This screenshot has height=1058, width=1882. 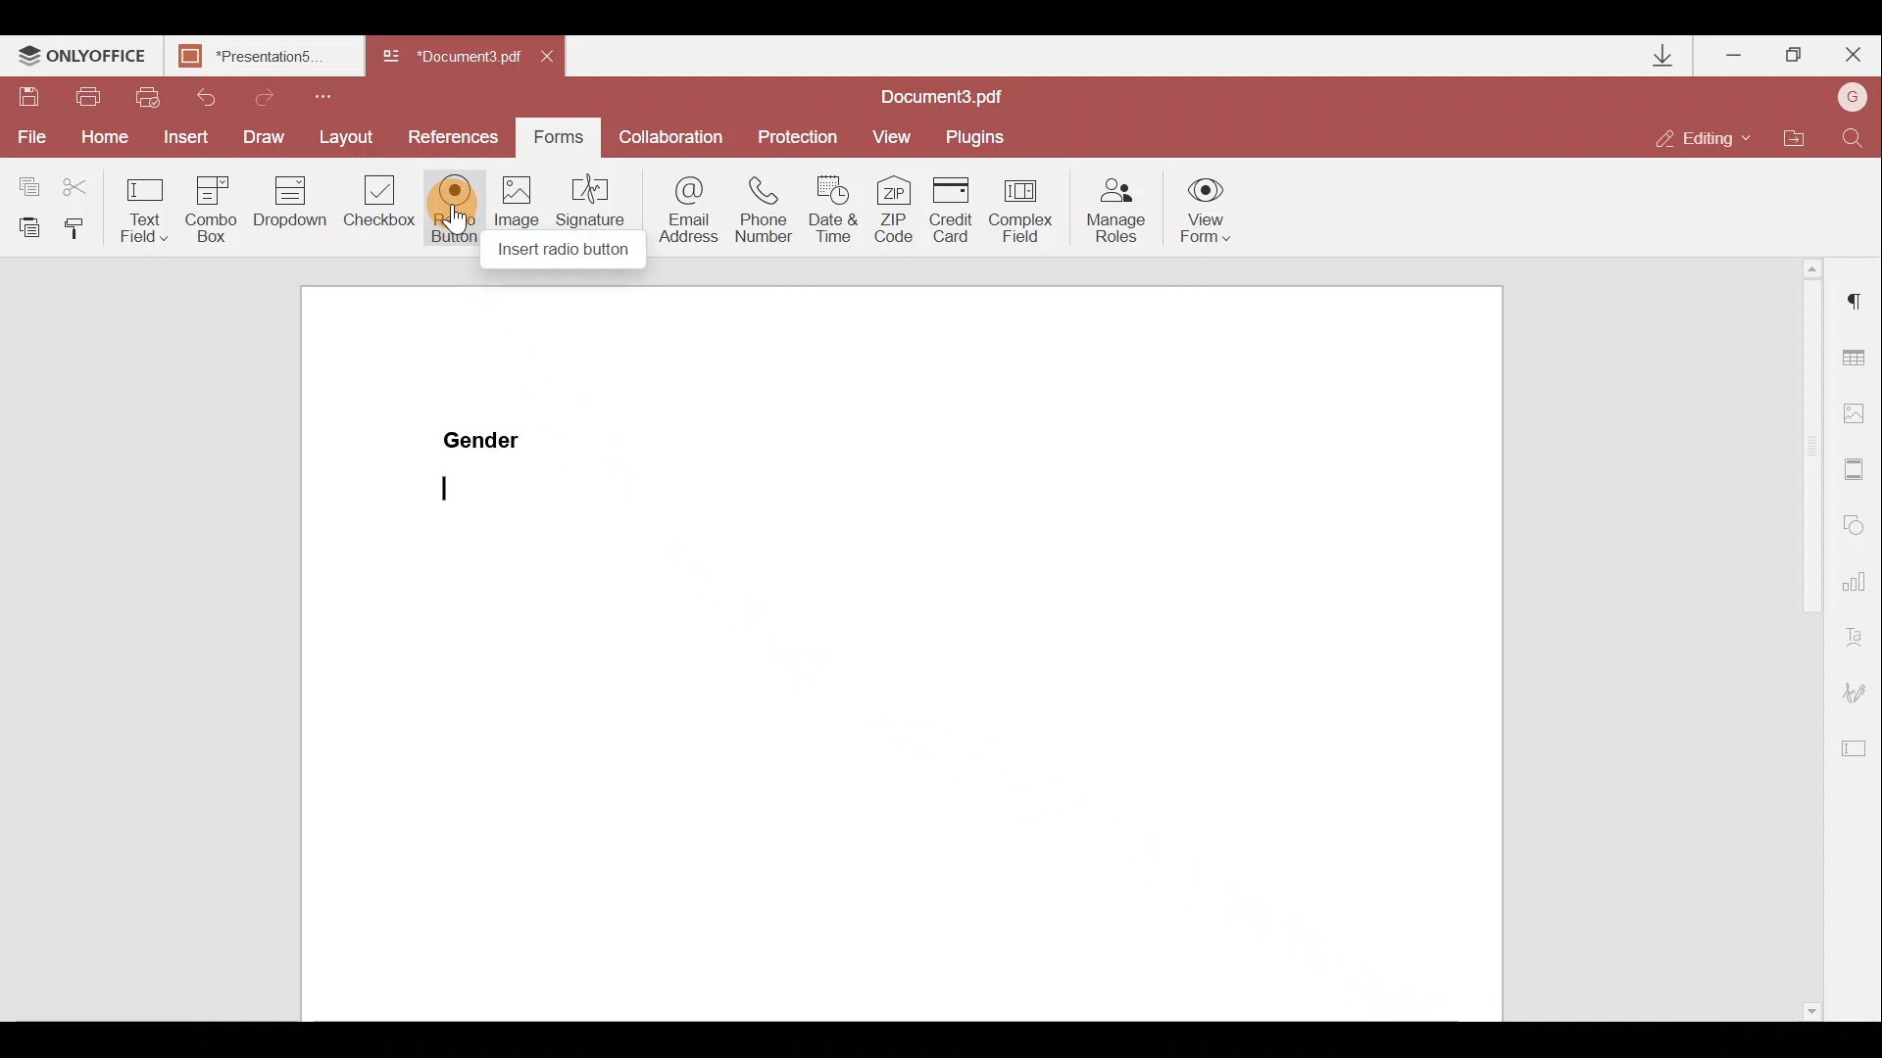 I want to click on Copy, so click(x=25, y=180).